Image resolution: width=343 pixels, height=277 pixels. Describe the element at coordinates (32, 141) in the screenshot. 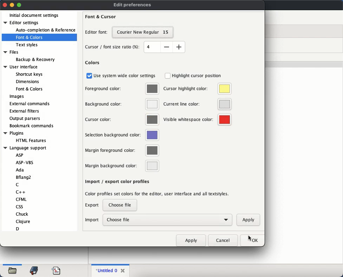

I see `HTML features` at that location.